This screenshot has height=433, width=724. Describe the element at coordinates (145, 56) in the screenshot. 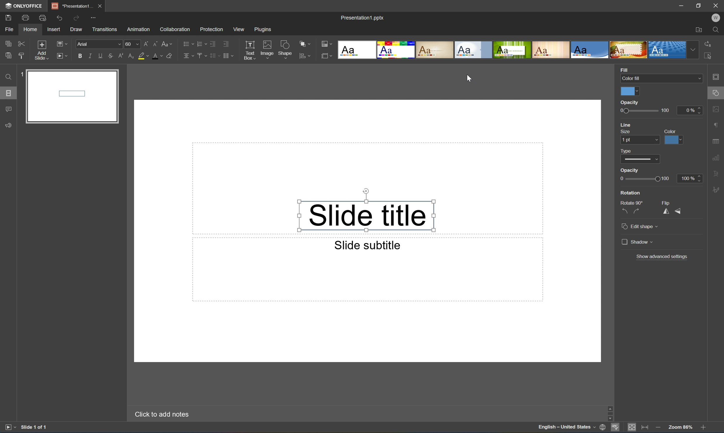

I see `Highlight color` at that location.